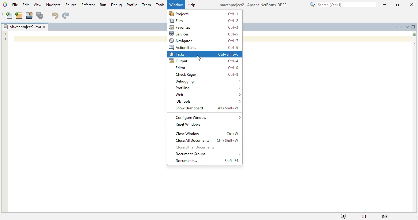 The width and height of the screenshot is (418, 220). I want to click on close window, so click(44, 27).